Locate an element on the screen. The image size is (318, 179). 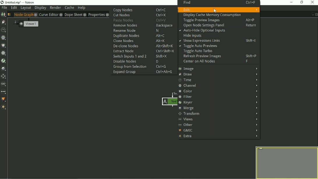
title is located at coordinates (20, 3).